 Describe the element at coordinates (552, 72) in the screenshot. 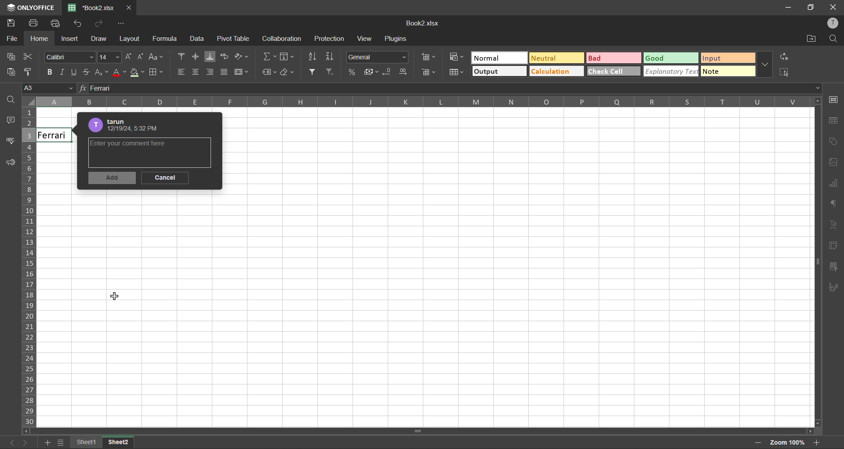

I see `calculation` at that location.